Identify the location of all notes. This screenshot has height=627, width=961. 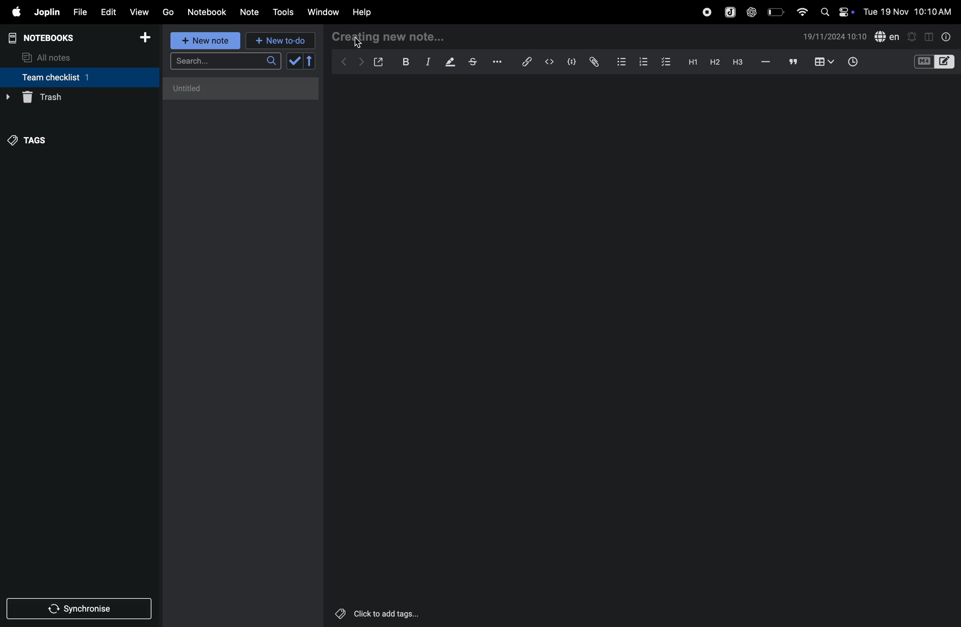
(53, 57).